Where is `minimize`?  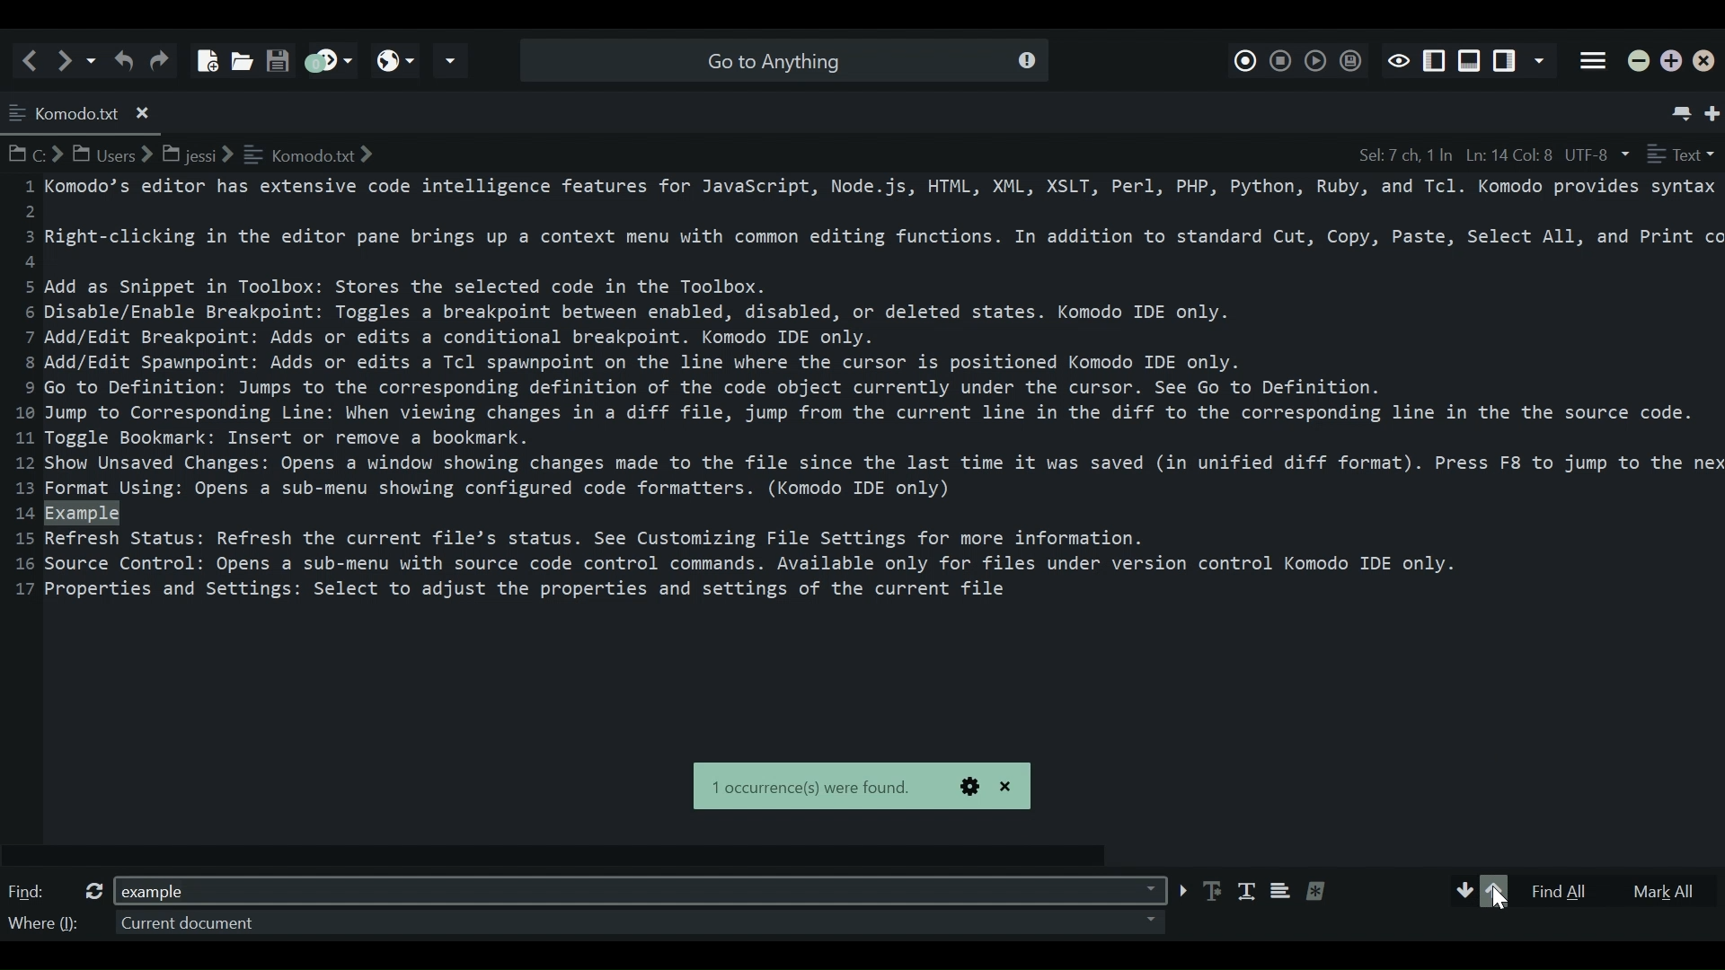 minimize is located at coordinates (1640, 63).